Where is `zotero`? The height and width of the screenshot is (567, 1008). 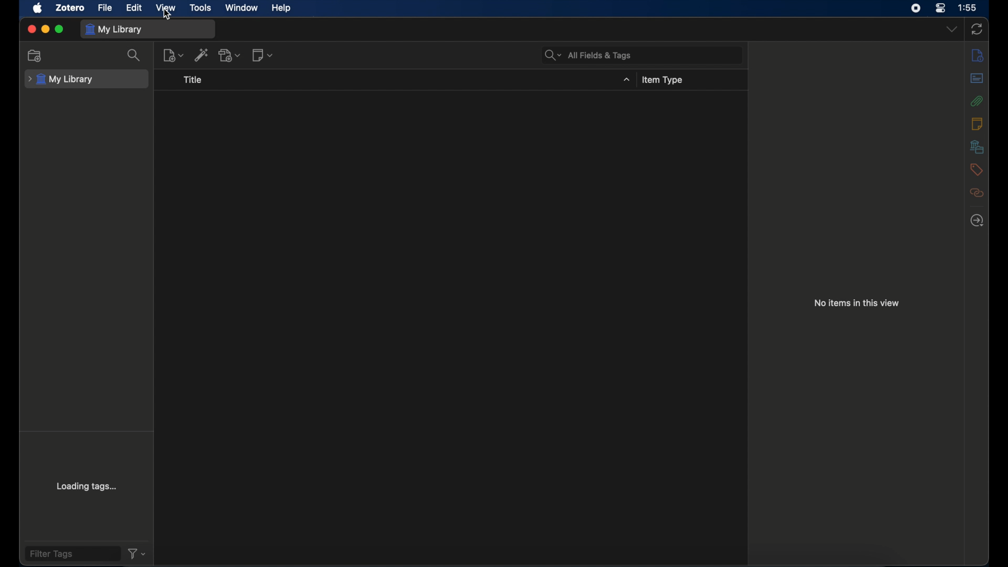
zotero is located at coordinates (69, 7).